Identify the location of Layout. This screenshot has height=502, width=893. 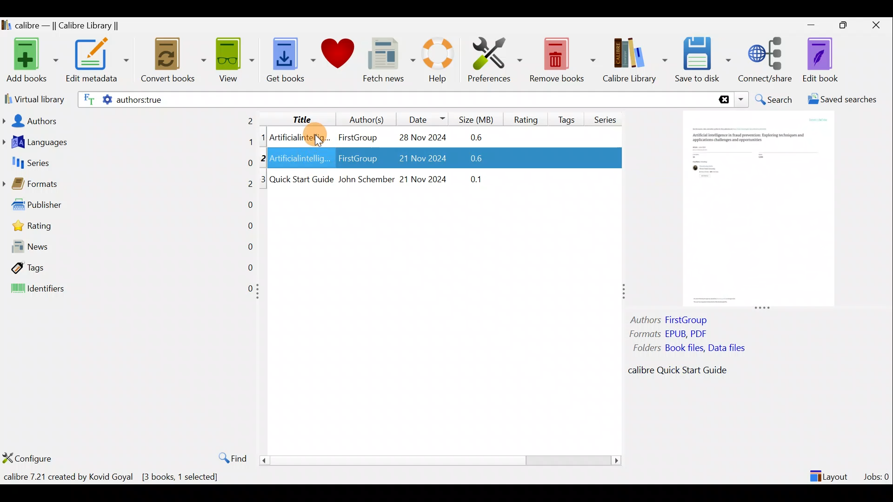
(830, 472).